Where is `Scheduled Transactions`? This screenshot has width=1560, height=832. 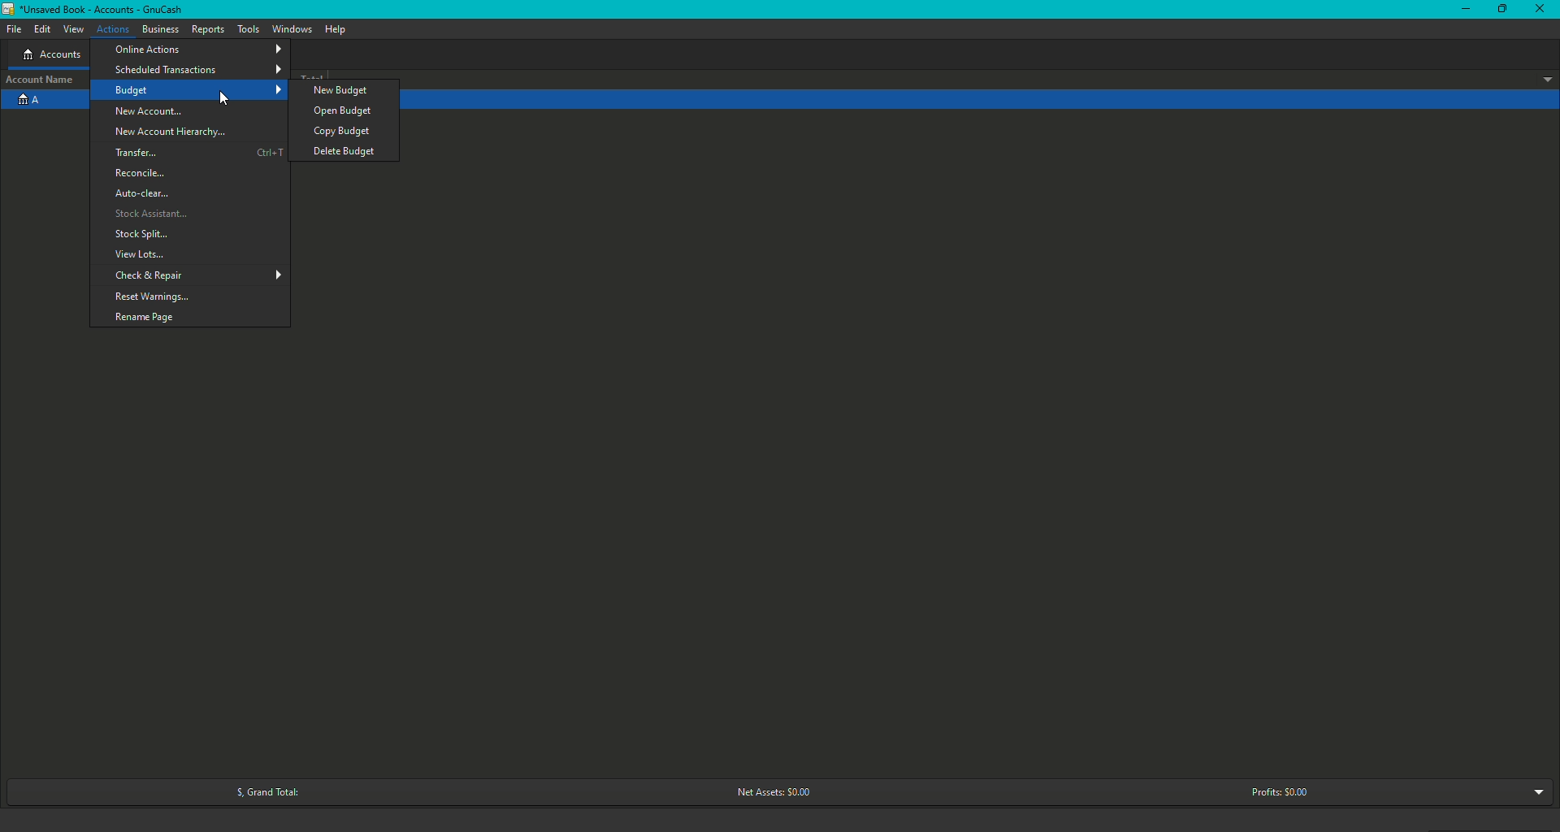 Scheduled Transactions is located at coordinates (198, 70).